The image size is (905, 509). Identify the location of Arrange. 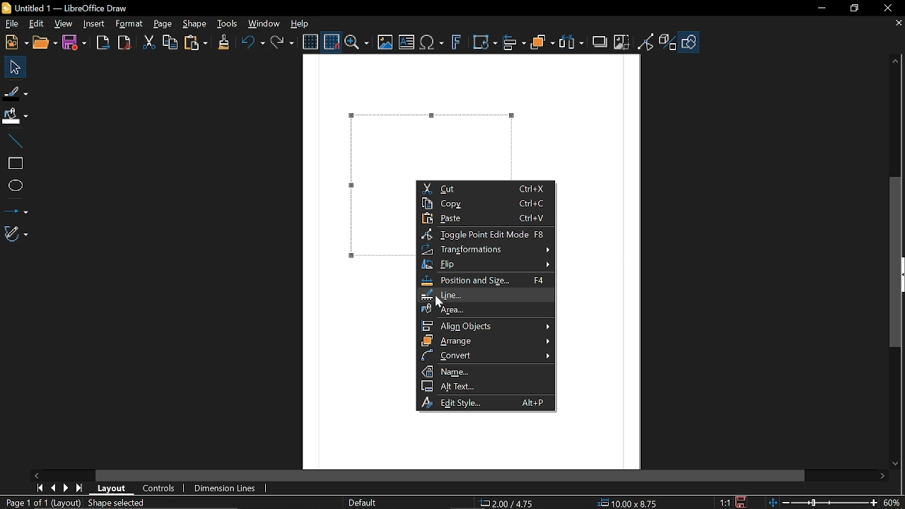
(484, 340).